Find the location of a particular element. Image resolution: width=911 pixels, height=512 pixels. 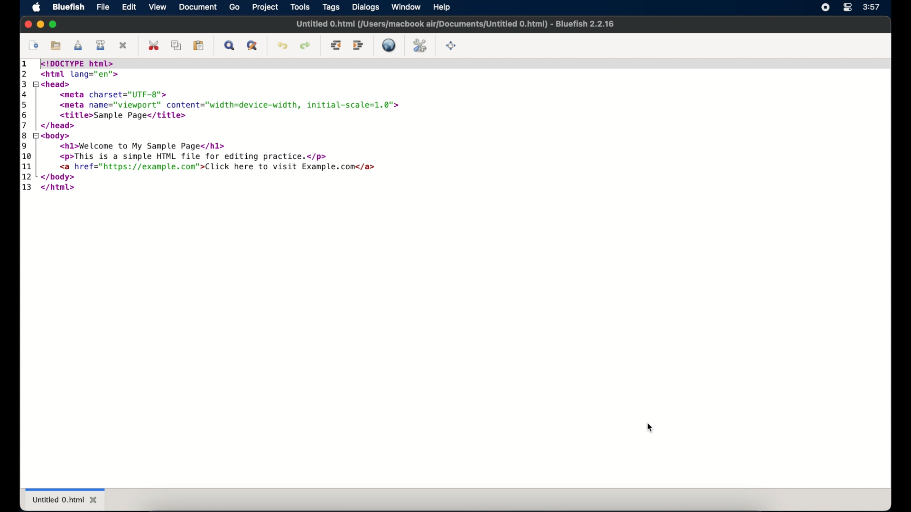

tools is located at coordinates (300, 7).